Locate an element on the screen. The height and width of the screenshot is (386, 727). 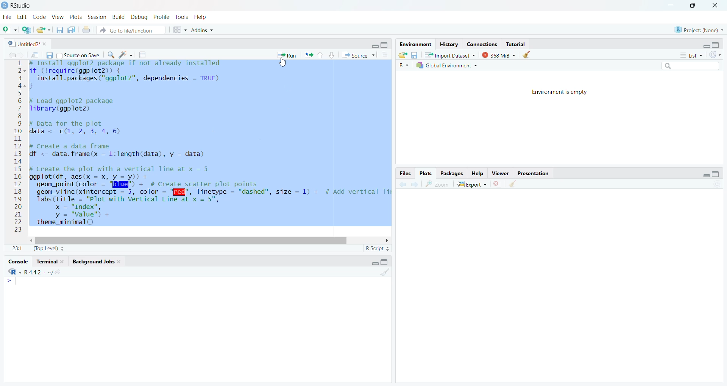
Edit is located at coordinates (22, 17).